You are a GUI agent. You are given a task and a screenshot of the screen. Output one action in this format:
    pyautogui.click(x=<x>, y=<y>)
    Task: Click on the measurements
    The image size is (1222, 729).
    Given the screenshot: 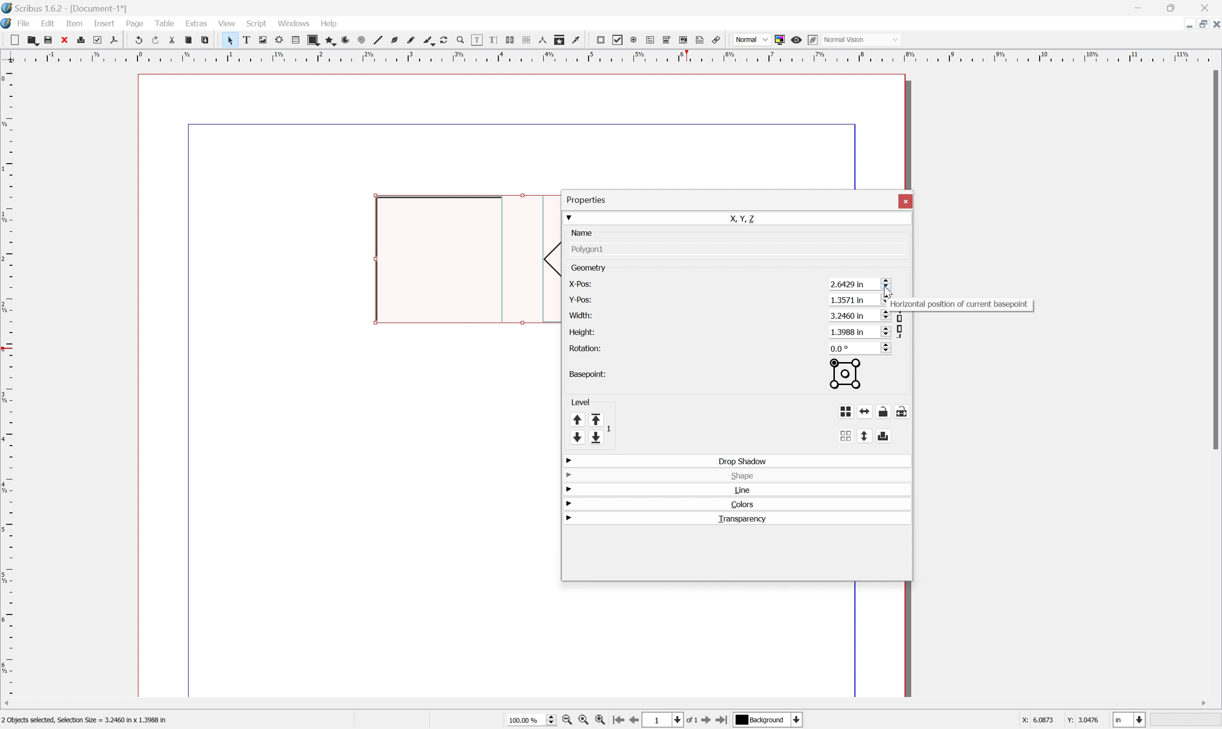 What is the action you would take?
    pyautogui.click(x=541, y=40)
    